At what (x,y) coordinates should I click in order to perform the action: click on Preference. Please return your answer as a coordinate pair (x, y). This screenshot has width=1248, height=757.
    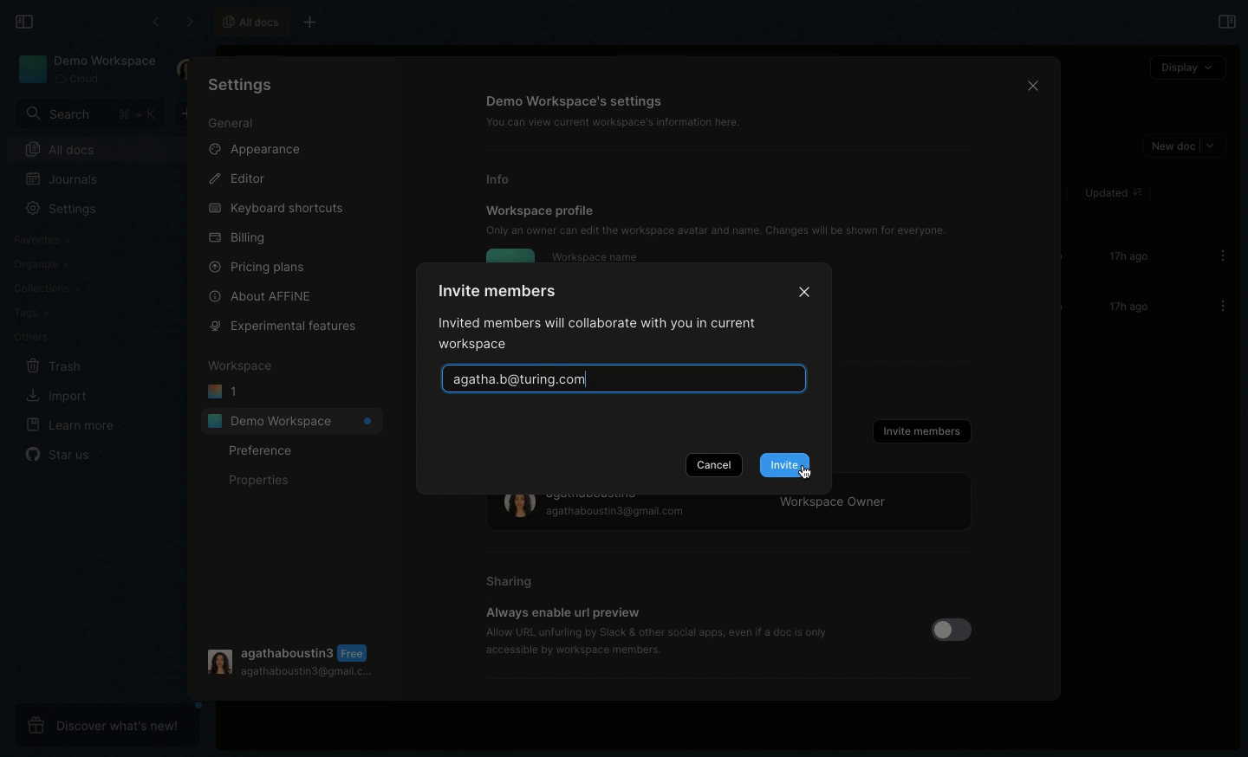
    Looking at the image, I should click on (263, 451).